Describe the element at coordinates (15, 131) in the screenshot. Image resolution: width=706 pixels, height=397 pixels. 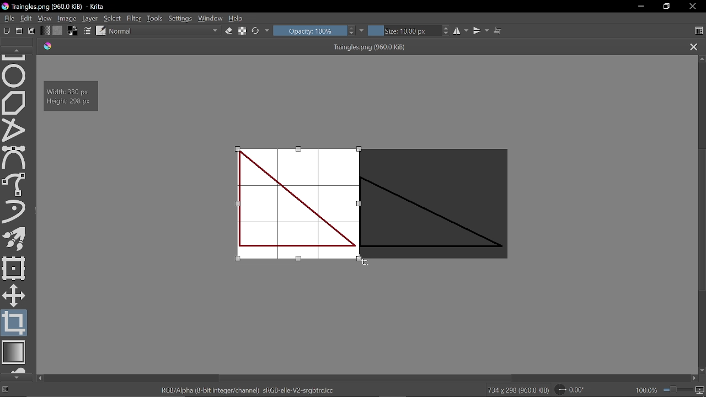
I see `Polyline tool` at that location.